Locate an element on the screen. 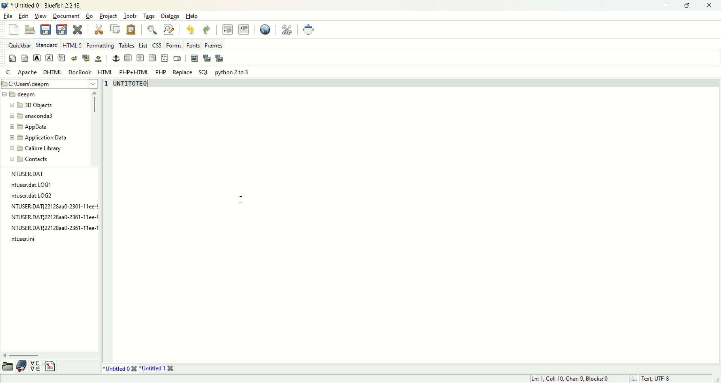 The height and width of the screenshot is (383, 721). view is located at coordinates (41, 16).